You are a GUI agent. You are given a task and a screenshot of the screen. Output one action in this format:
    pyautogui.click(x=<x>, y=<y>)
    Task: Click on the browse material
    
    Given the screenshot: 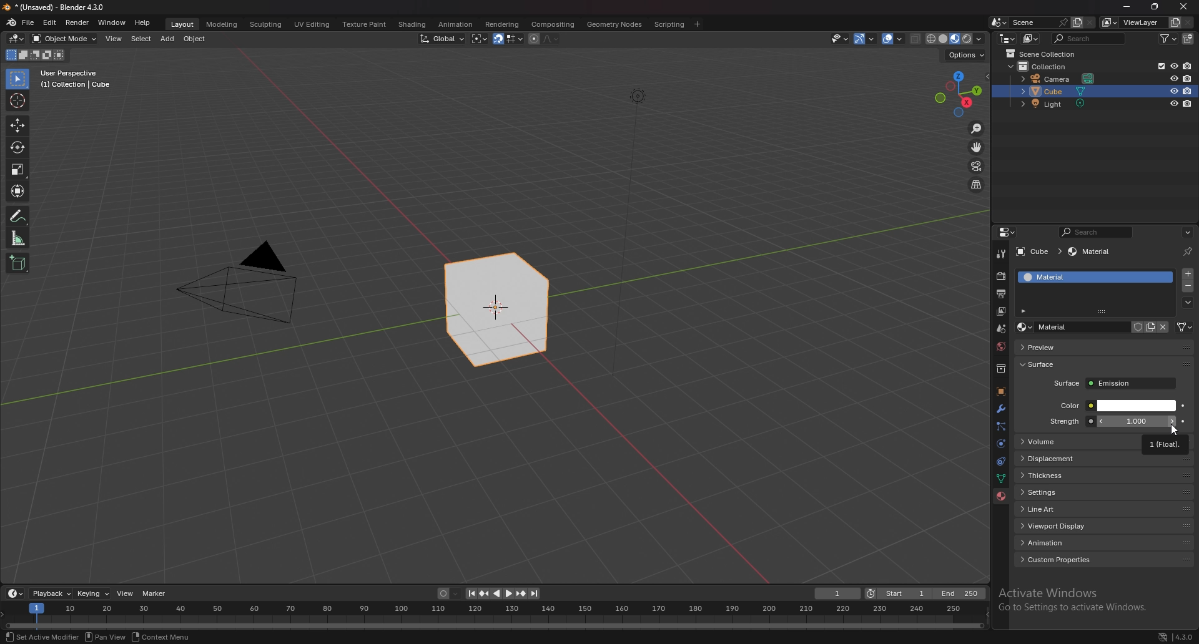 What is the action you would take?
    pyautogui.click(x=1025, y=327)
    